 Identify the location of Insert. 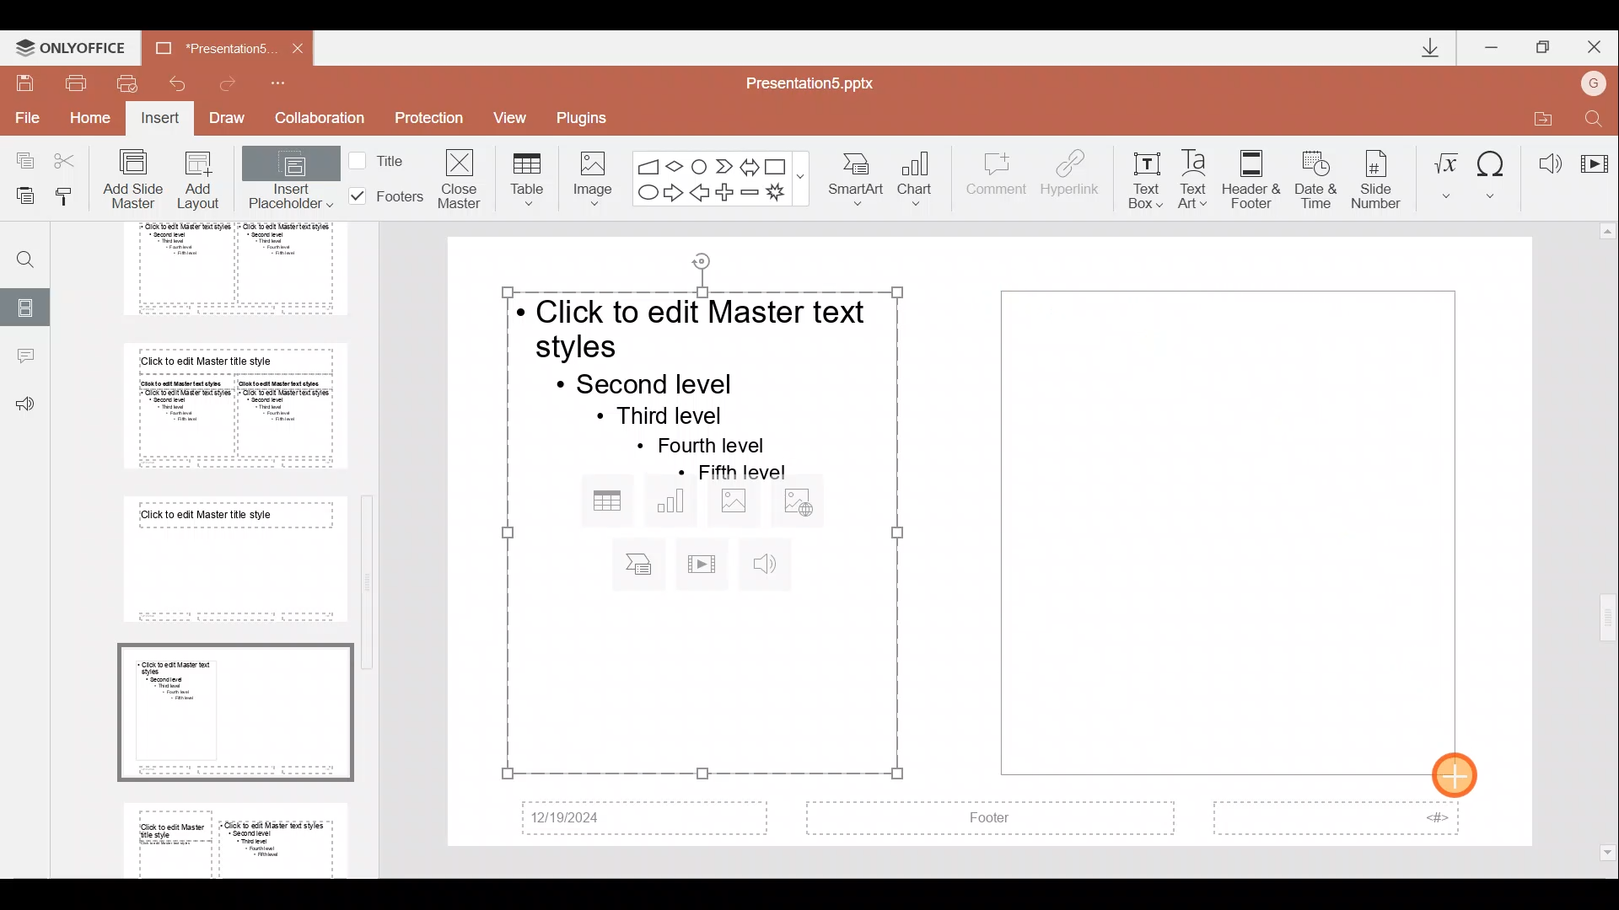
(161, 120).